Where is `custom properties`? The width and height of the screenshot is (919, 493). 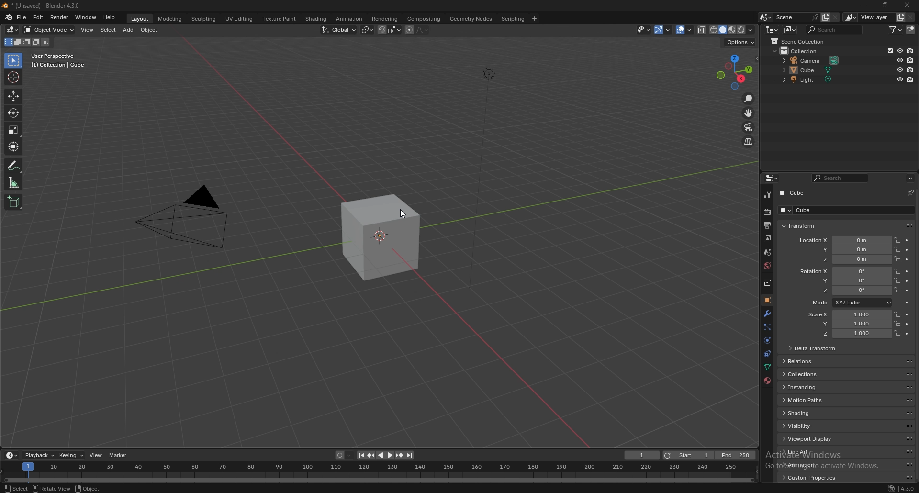
custom properties is located at coordinates (809, 477).